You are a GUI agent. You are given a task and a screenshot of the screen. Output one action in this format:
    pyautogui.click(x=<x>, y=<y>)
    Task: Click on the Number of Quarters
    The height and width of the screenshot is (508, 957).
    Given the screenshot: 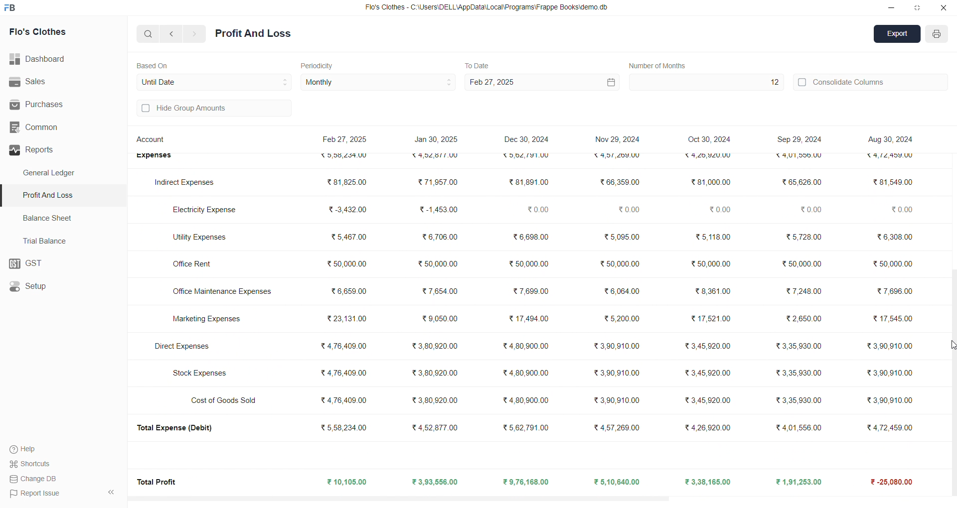 What is the action you would take?
    pyautogui.click(x=660, y=65)
    